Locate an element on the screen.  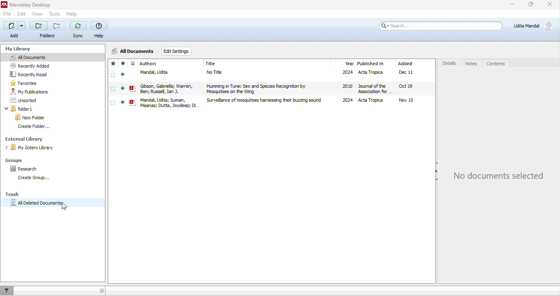
favorites is located at coordinates (24, 83).